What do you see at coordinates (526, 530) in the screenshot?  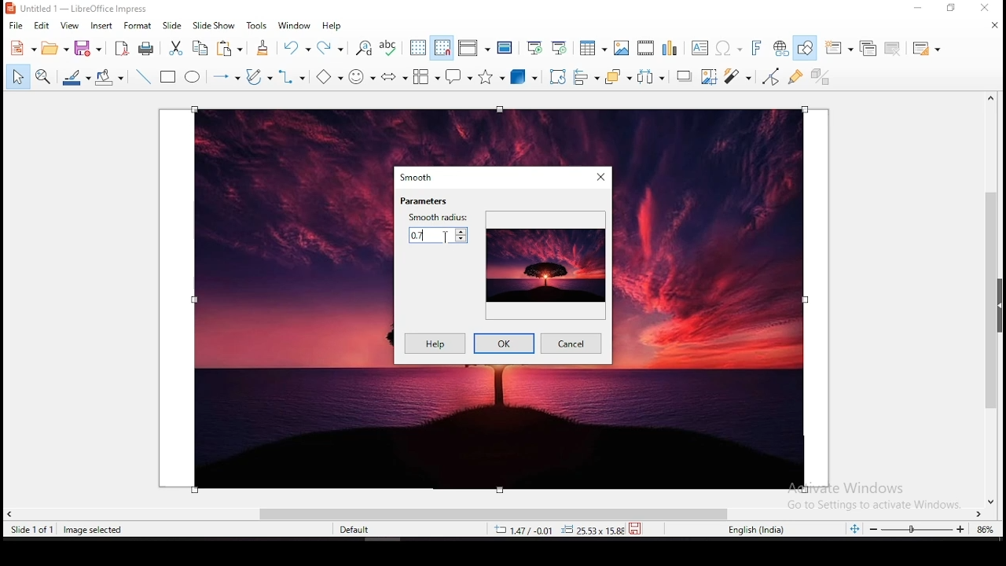 I see `12.40/4.25` at bounding box center [526, 530].